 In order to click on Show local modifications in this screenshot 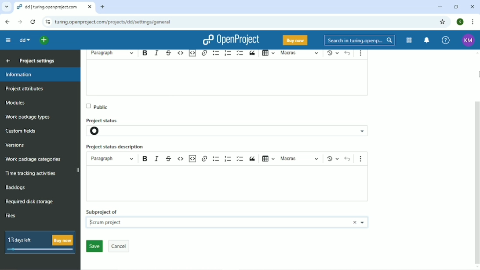, I will do `click(332, 53)`.